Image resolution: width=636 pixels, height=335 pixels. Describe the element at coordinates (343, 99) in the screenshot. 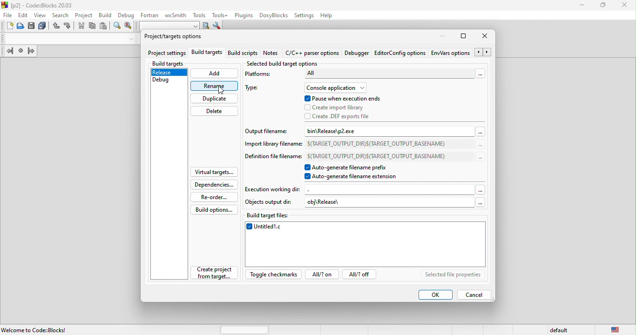

I see `pause when execution ends` at that location.